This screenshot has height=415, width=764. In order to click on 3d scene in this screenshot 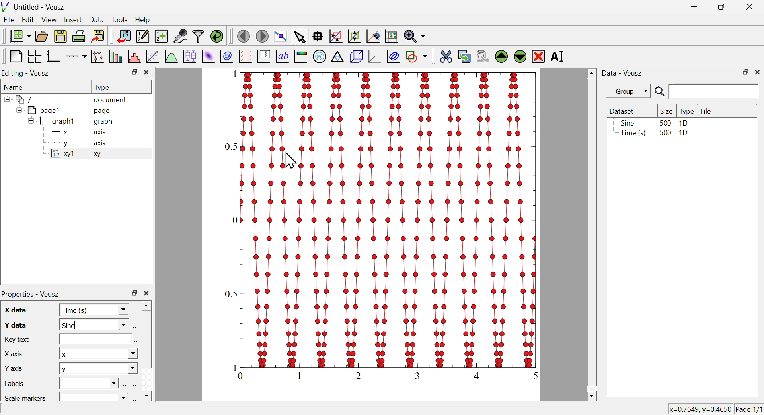, I will do `click(357, 57)`.